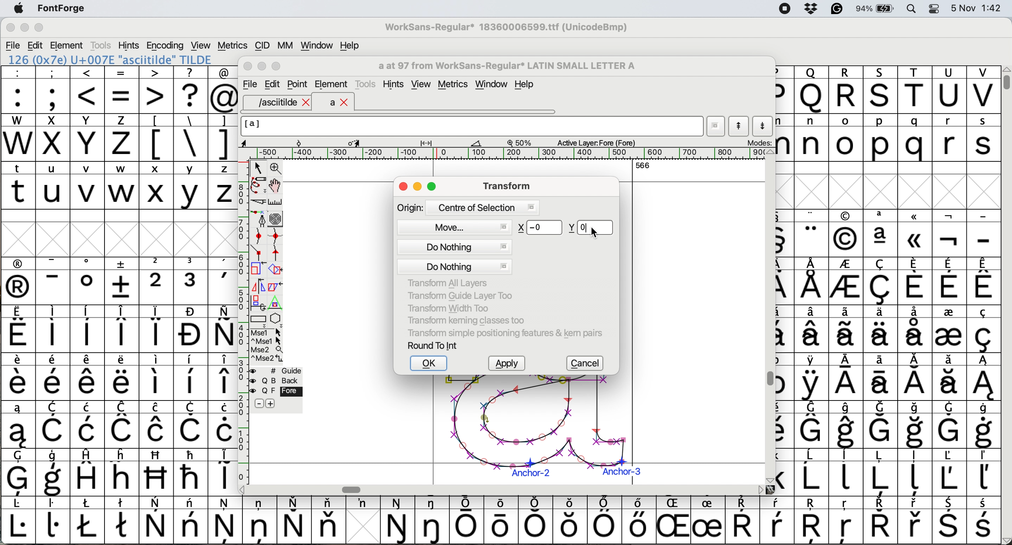 The image size is (1012, 545). Describe the element at coordinates (19, 472) in the screenshot. I see `symbol` at that location.